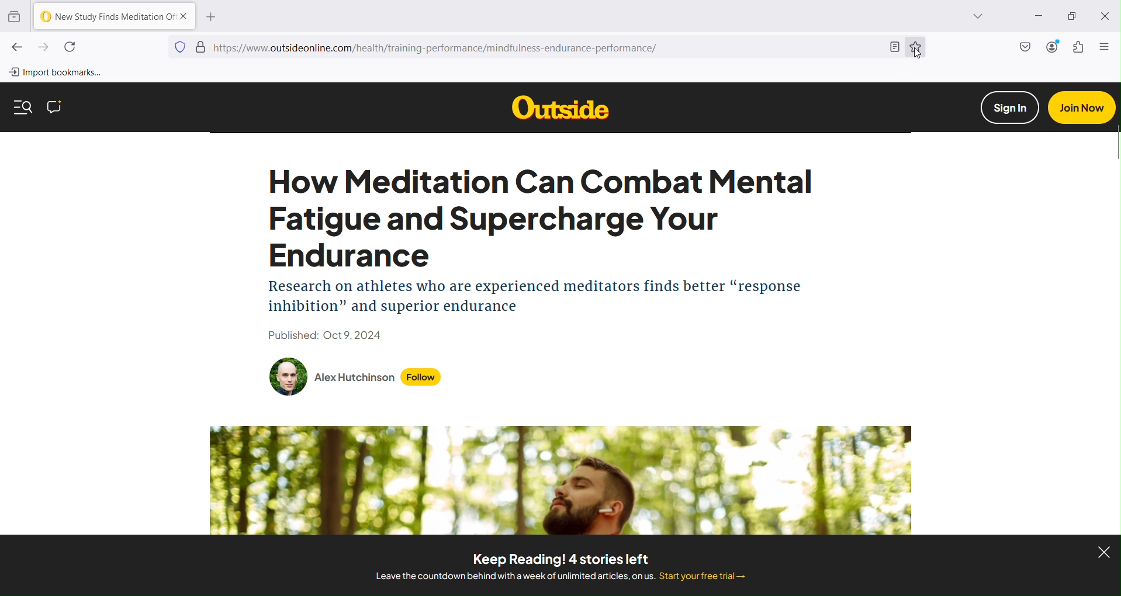  I want to click on Account, so click(1051, 48).